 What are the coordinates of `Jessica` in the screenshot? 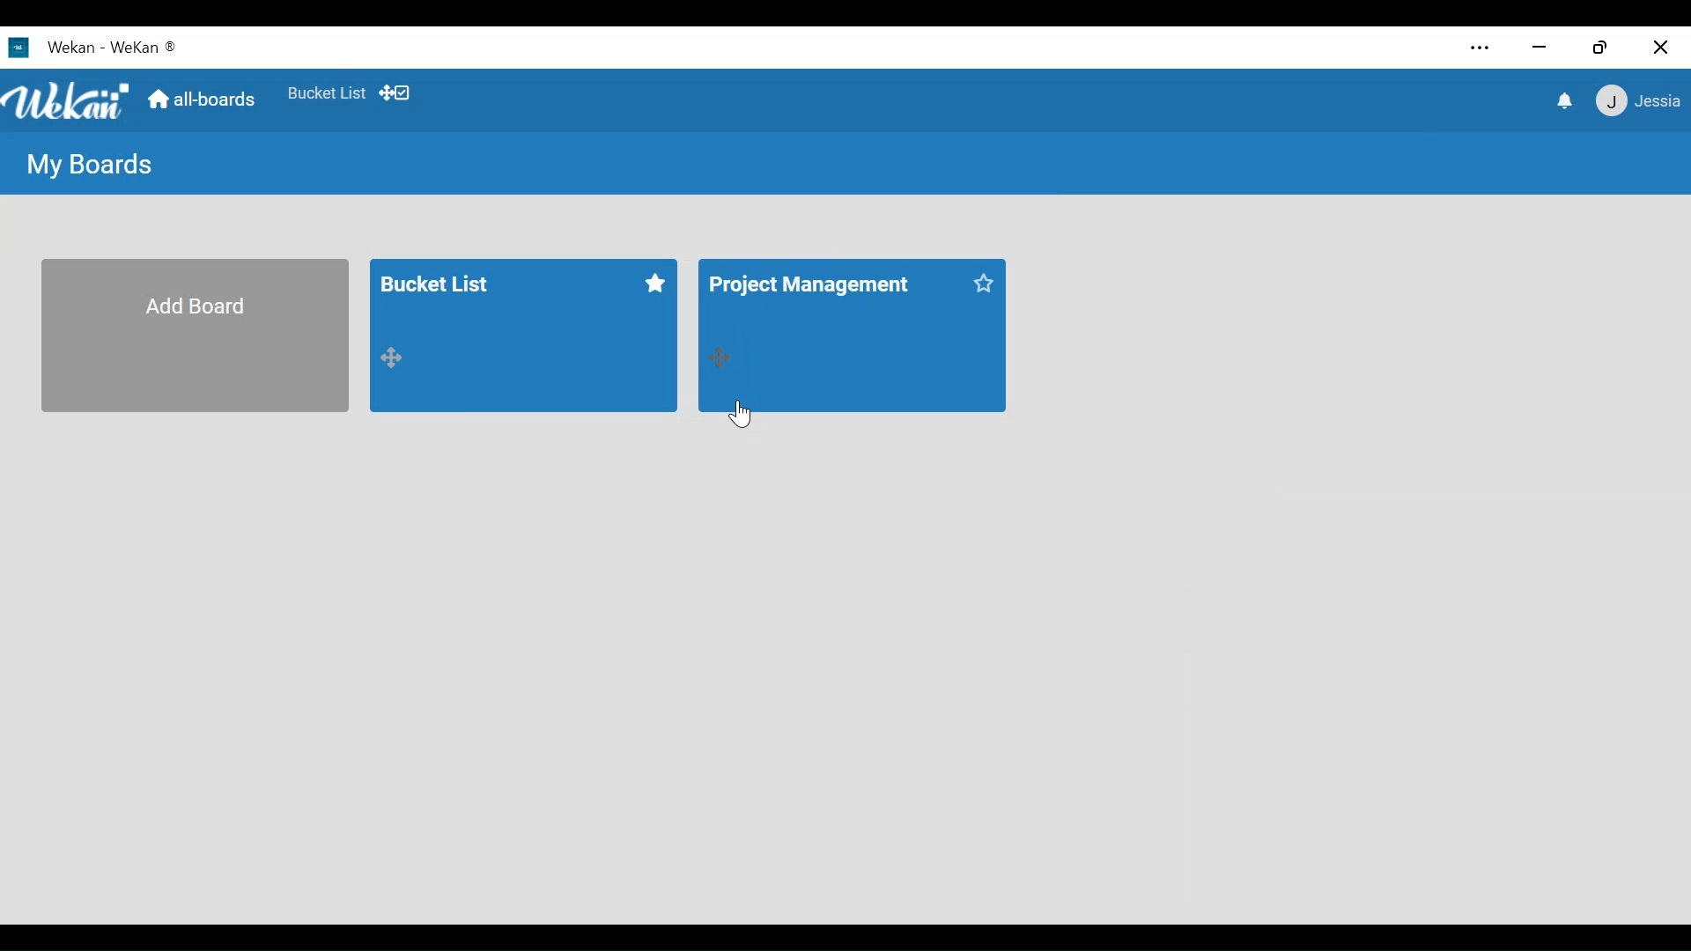 It's located at (1636, 103).